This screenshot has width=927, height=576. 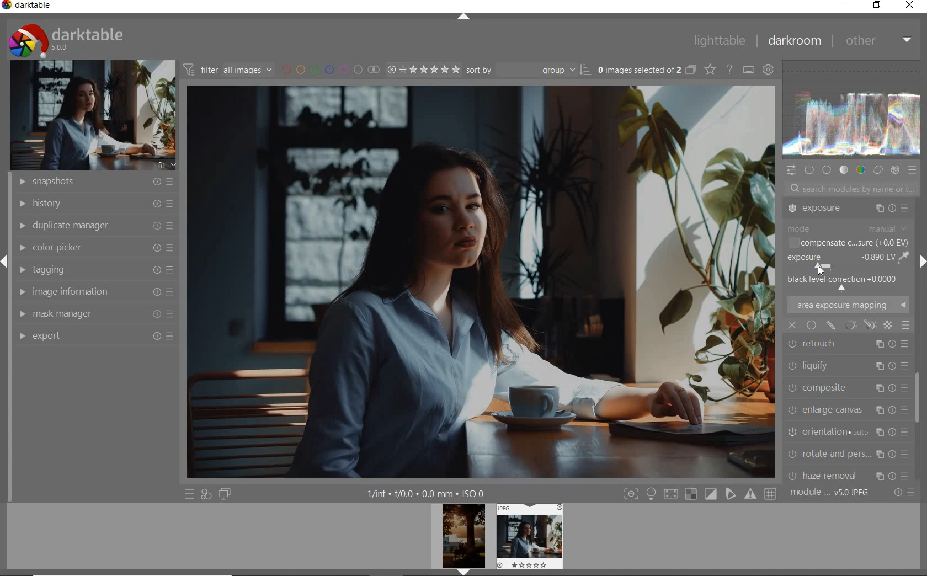 What do you see at coordinates (700, 494) in the screenshot?
I see `TOGGLE MODE` at bounding box center [700, 494].